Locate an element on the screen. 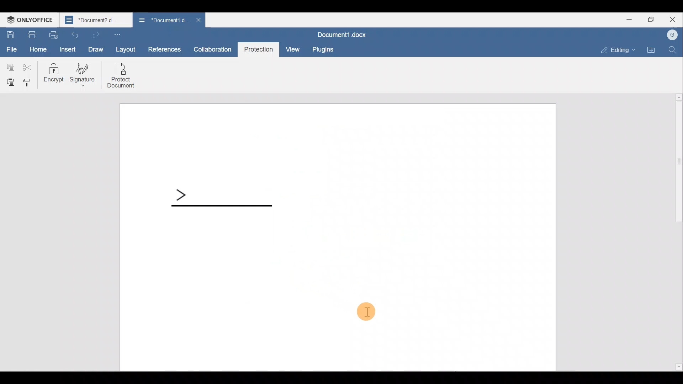 This screenshot has height=384, width=683. View is located at coordinates (294, 49).